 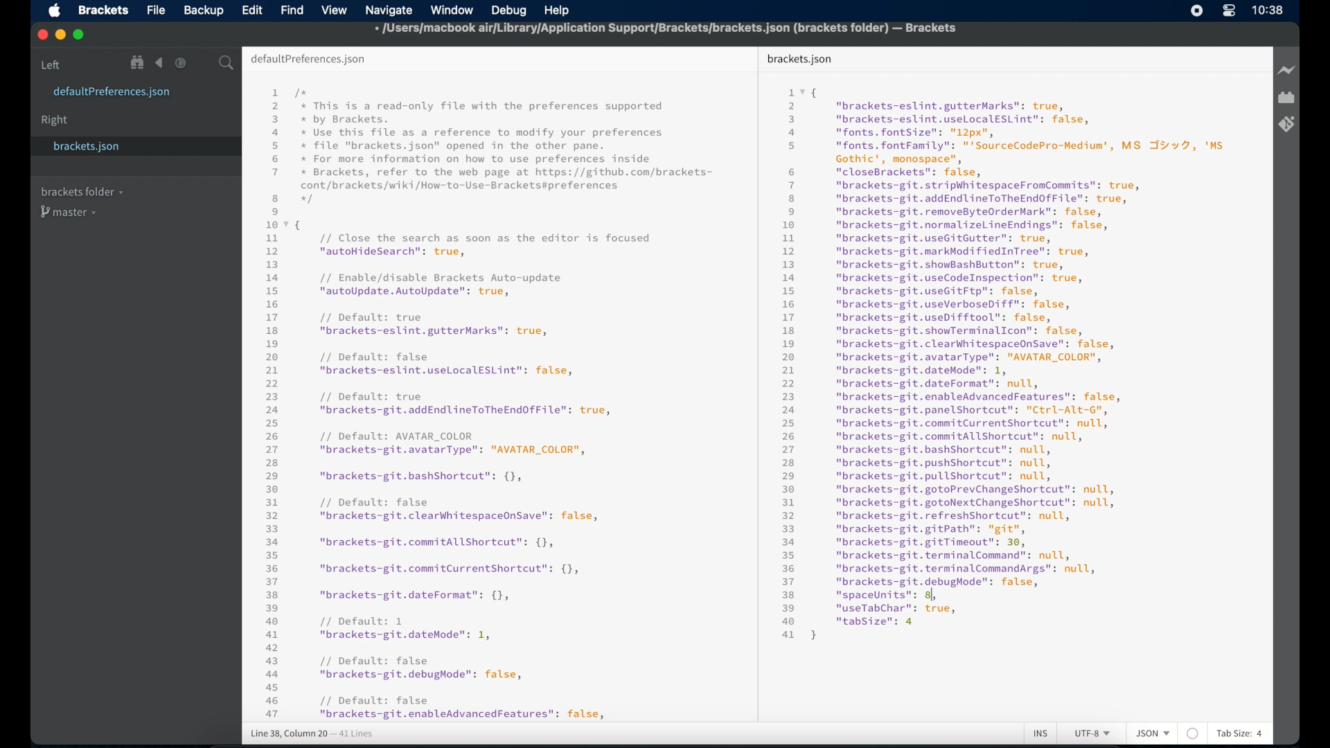 I want to click on brackets.json, so click(x=88, y=147).